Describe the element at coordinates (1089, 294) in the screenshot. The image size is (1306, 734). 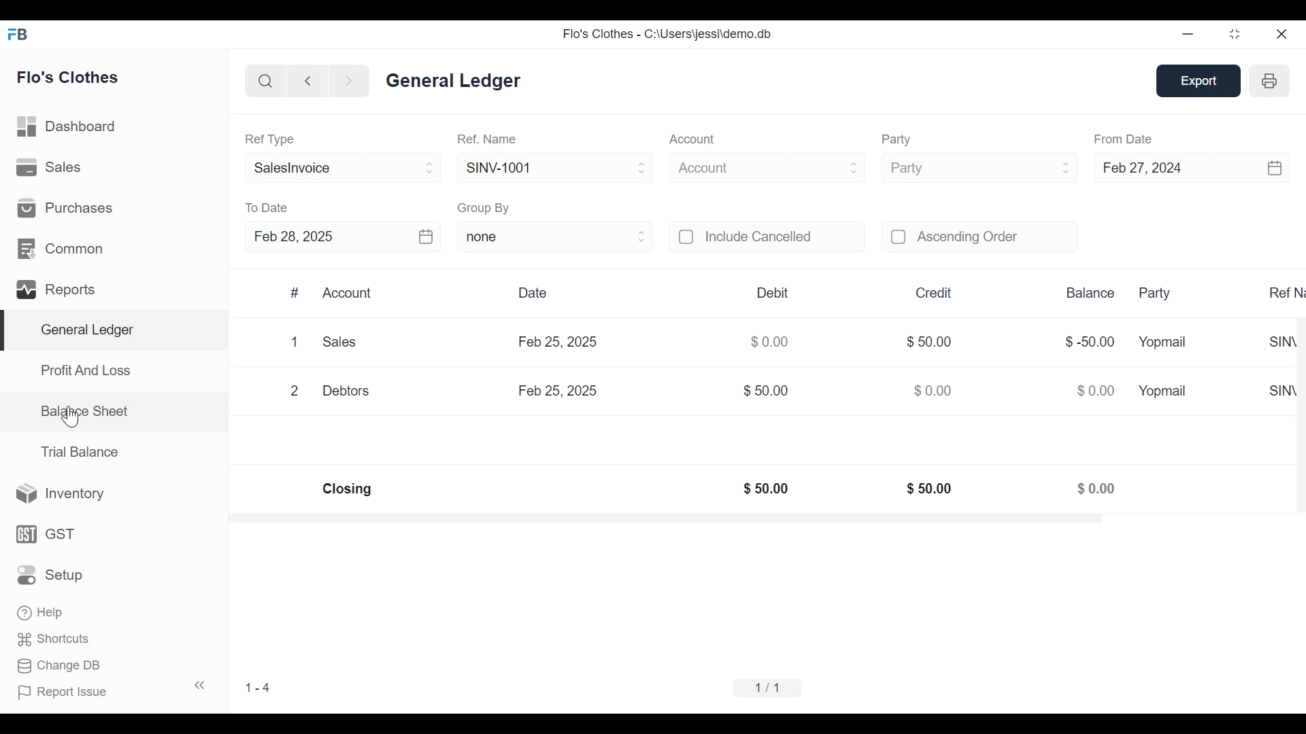
I see `Balance` at that location.